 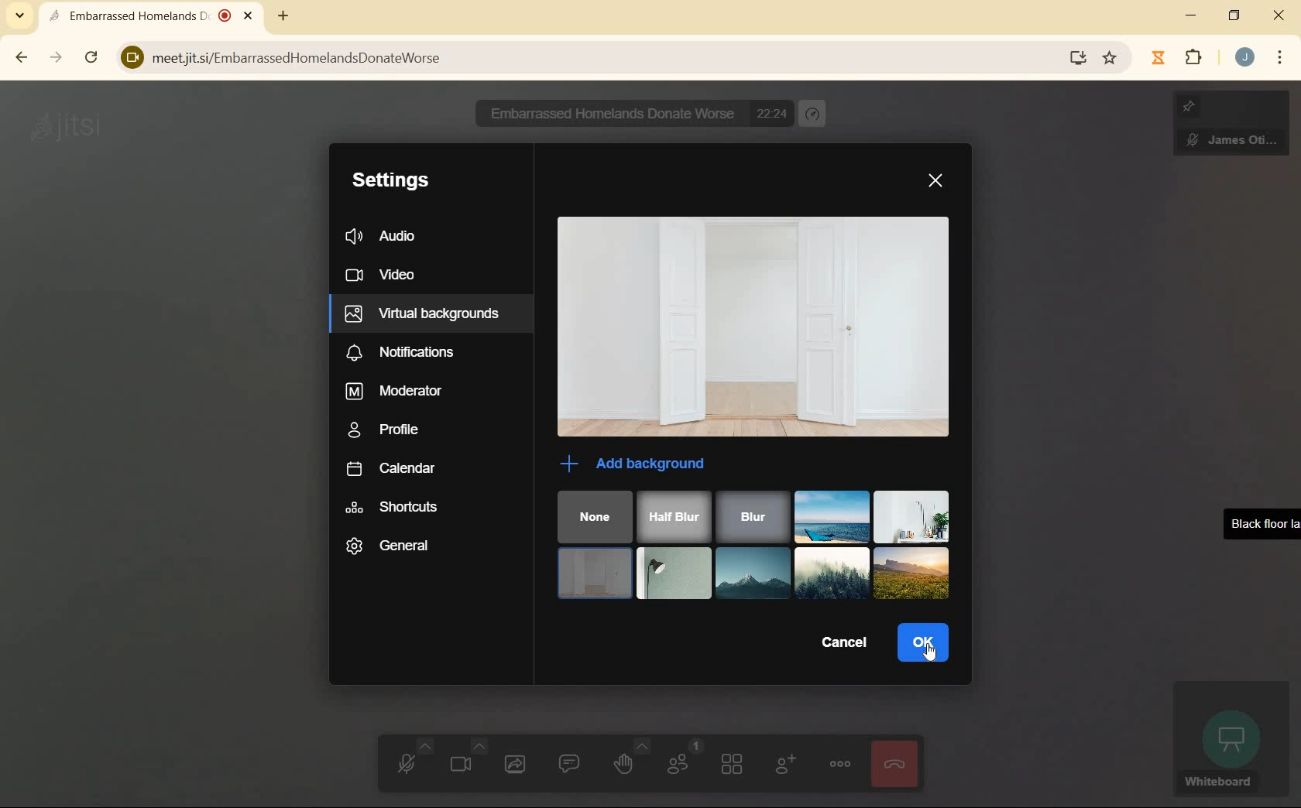 What do you see at coordinates (750, 573) in the screenshot?
I see `mountain` at bounding box center [750, 573].